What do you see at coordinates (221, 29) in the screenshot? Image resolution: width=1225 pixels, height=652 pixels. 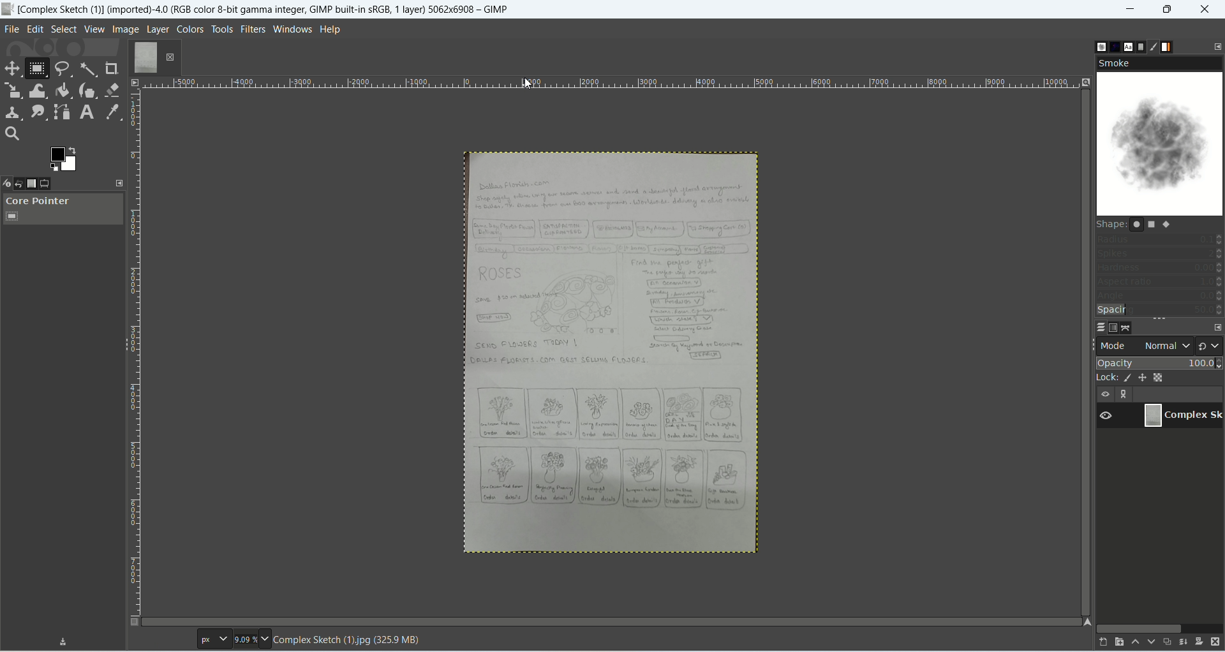 I see `tools` at bounding box center [221, 29].